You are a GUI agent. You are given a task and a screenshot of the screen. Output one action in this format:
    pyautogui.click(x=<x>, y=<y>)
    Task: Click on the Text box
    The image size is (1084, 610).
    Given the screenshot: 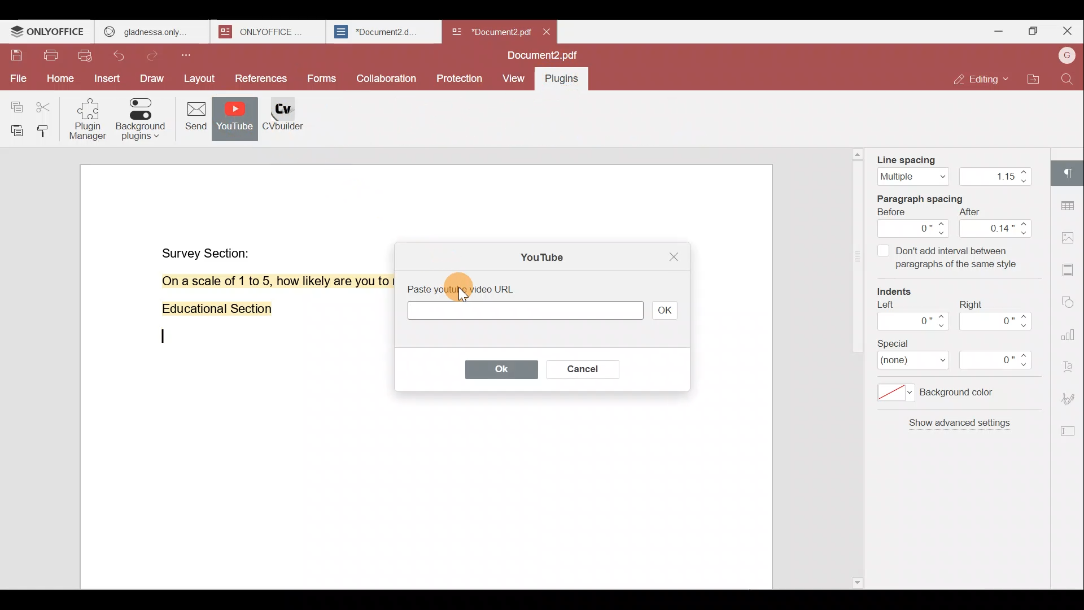 What is the action you would take?
    pyautogui.click(x=522, y=312)
    